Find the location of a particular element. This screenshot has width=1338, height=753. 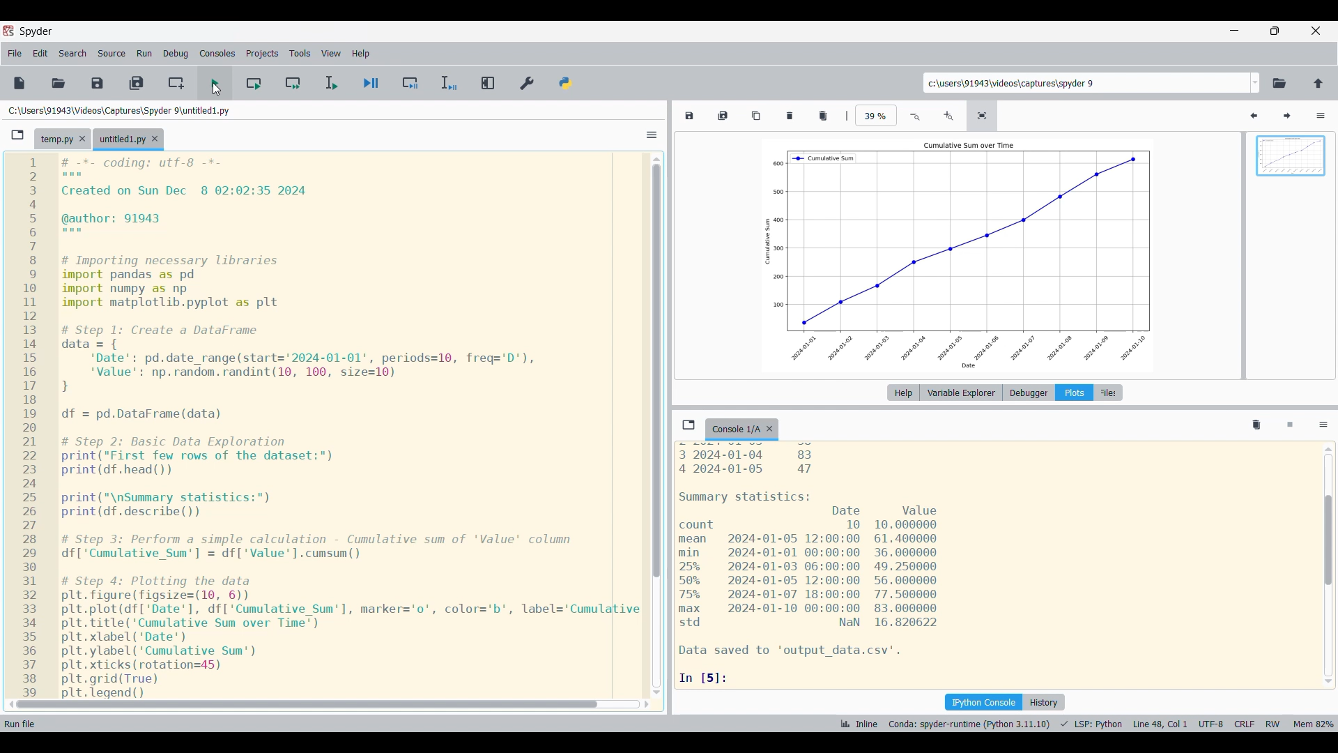

Change to parent directory is located at coordinates (1318, 84).